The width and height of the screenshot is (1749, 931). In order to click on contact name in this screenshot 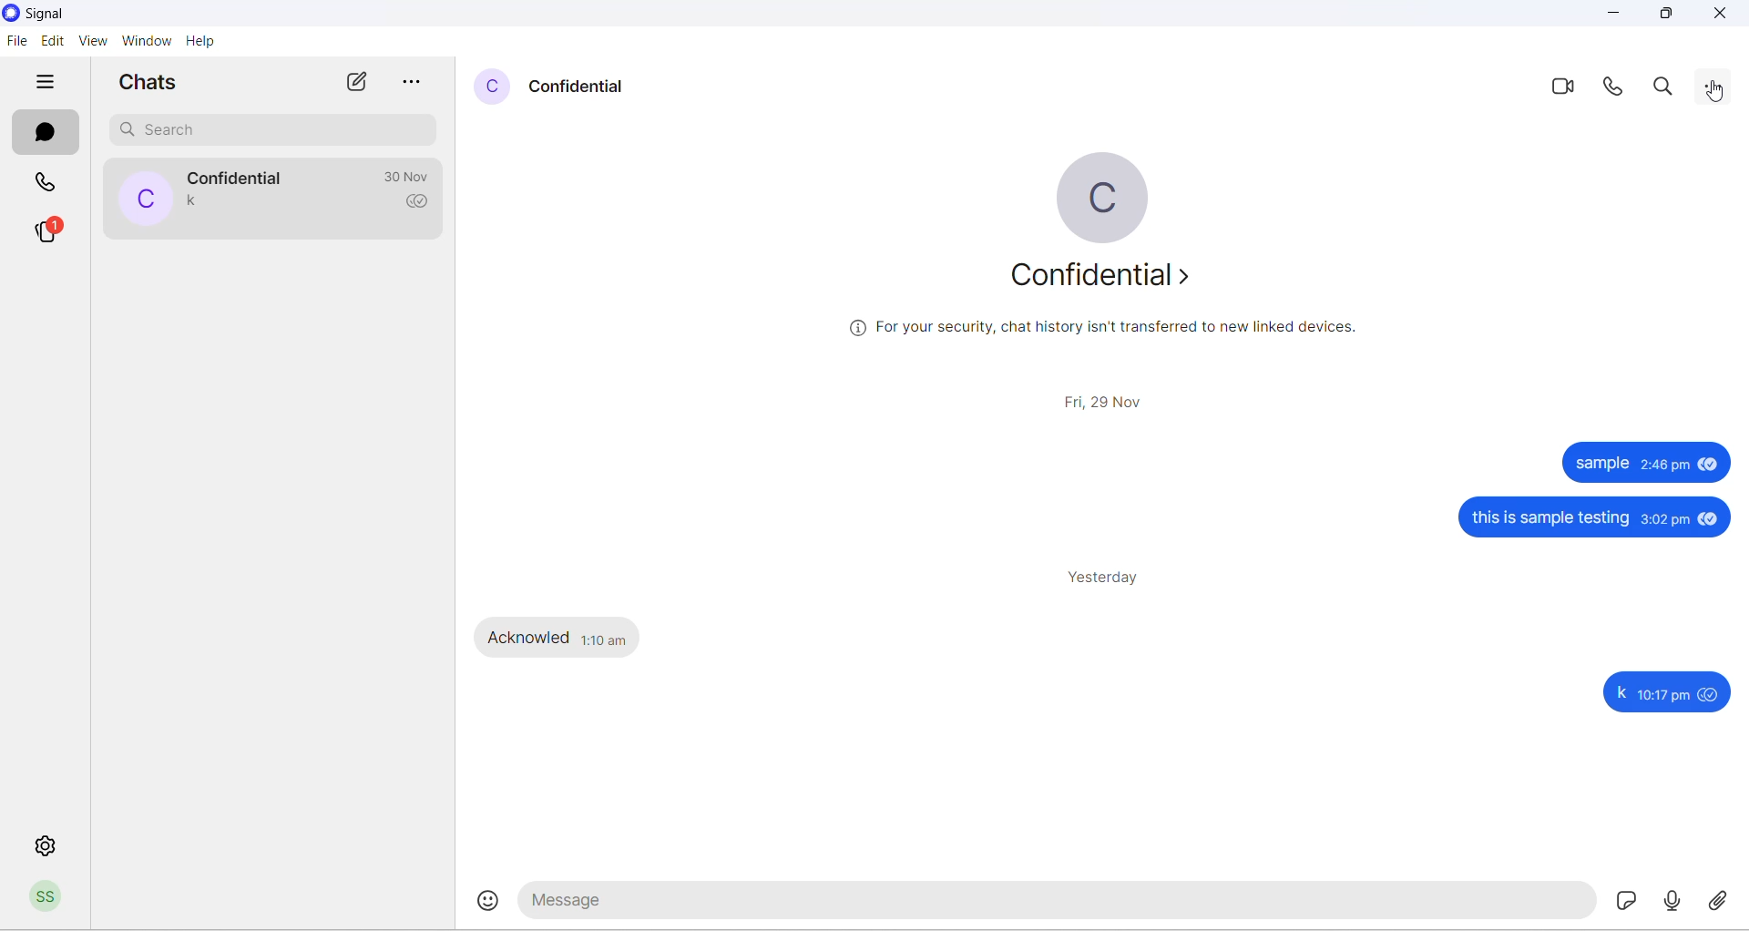, I will do `click(589, 87)`.